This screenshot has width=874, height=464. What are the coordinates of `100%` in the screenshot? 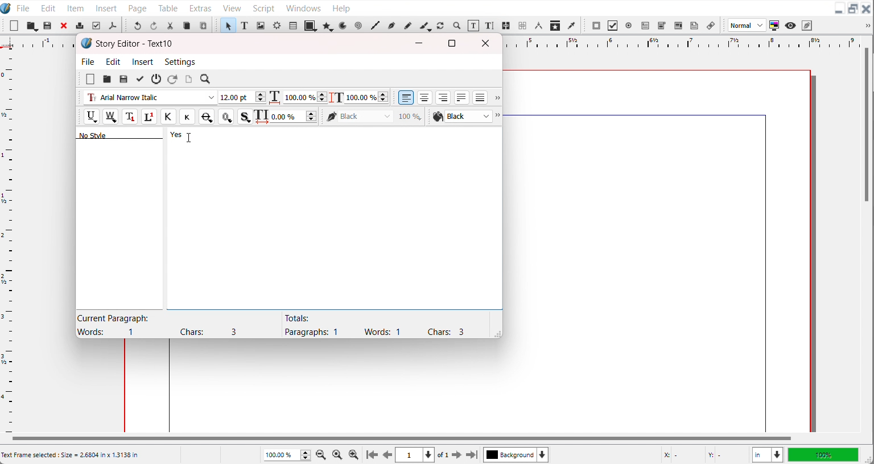 It's located at (823, 454).